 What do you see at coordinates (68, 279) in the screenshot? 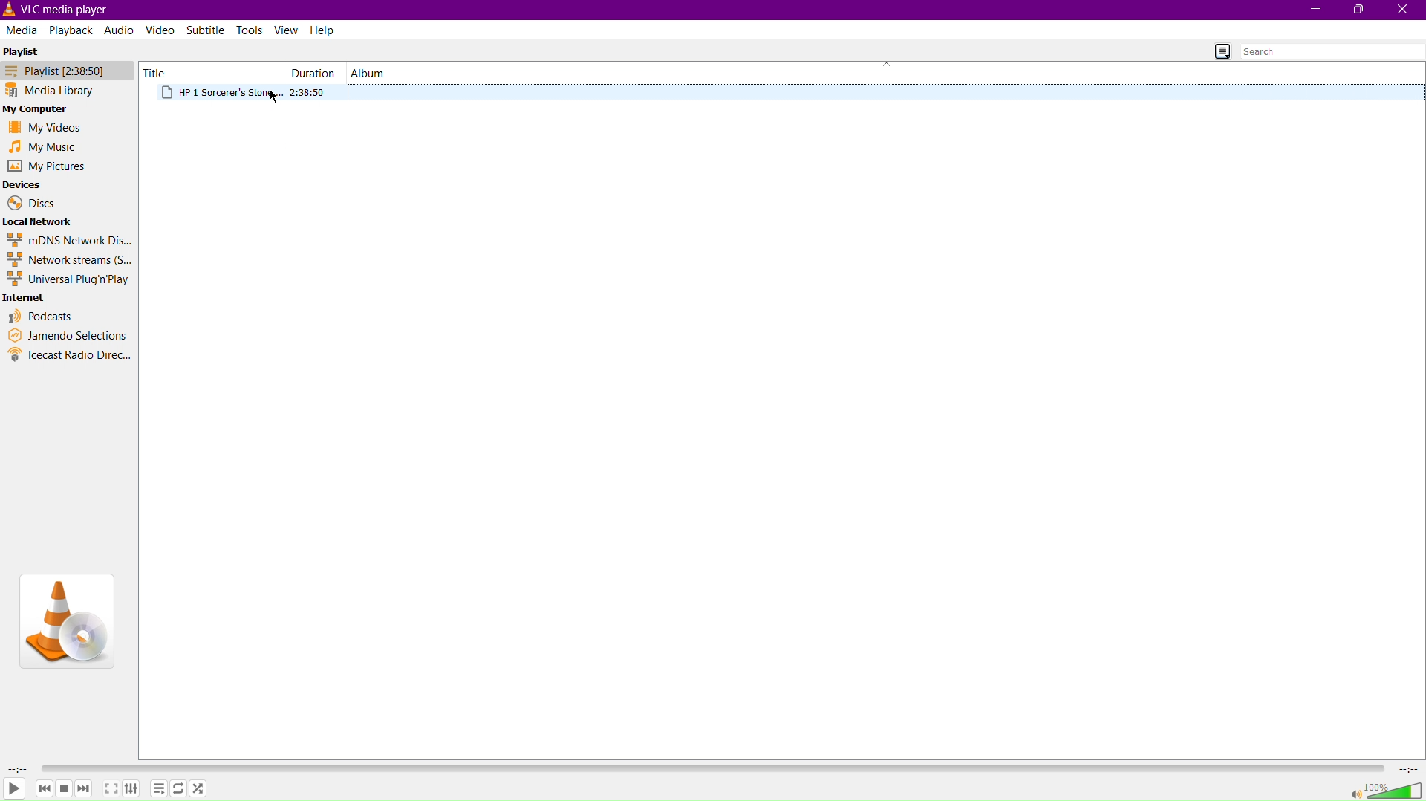
I see `Universal Plug'n'Play` at bounding box center [68, 279].